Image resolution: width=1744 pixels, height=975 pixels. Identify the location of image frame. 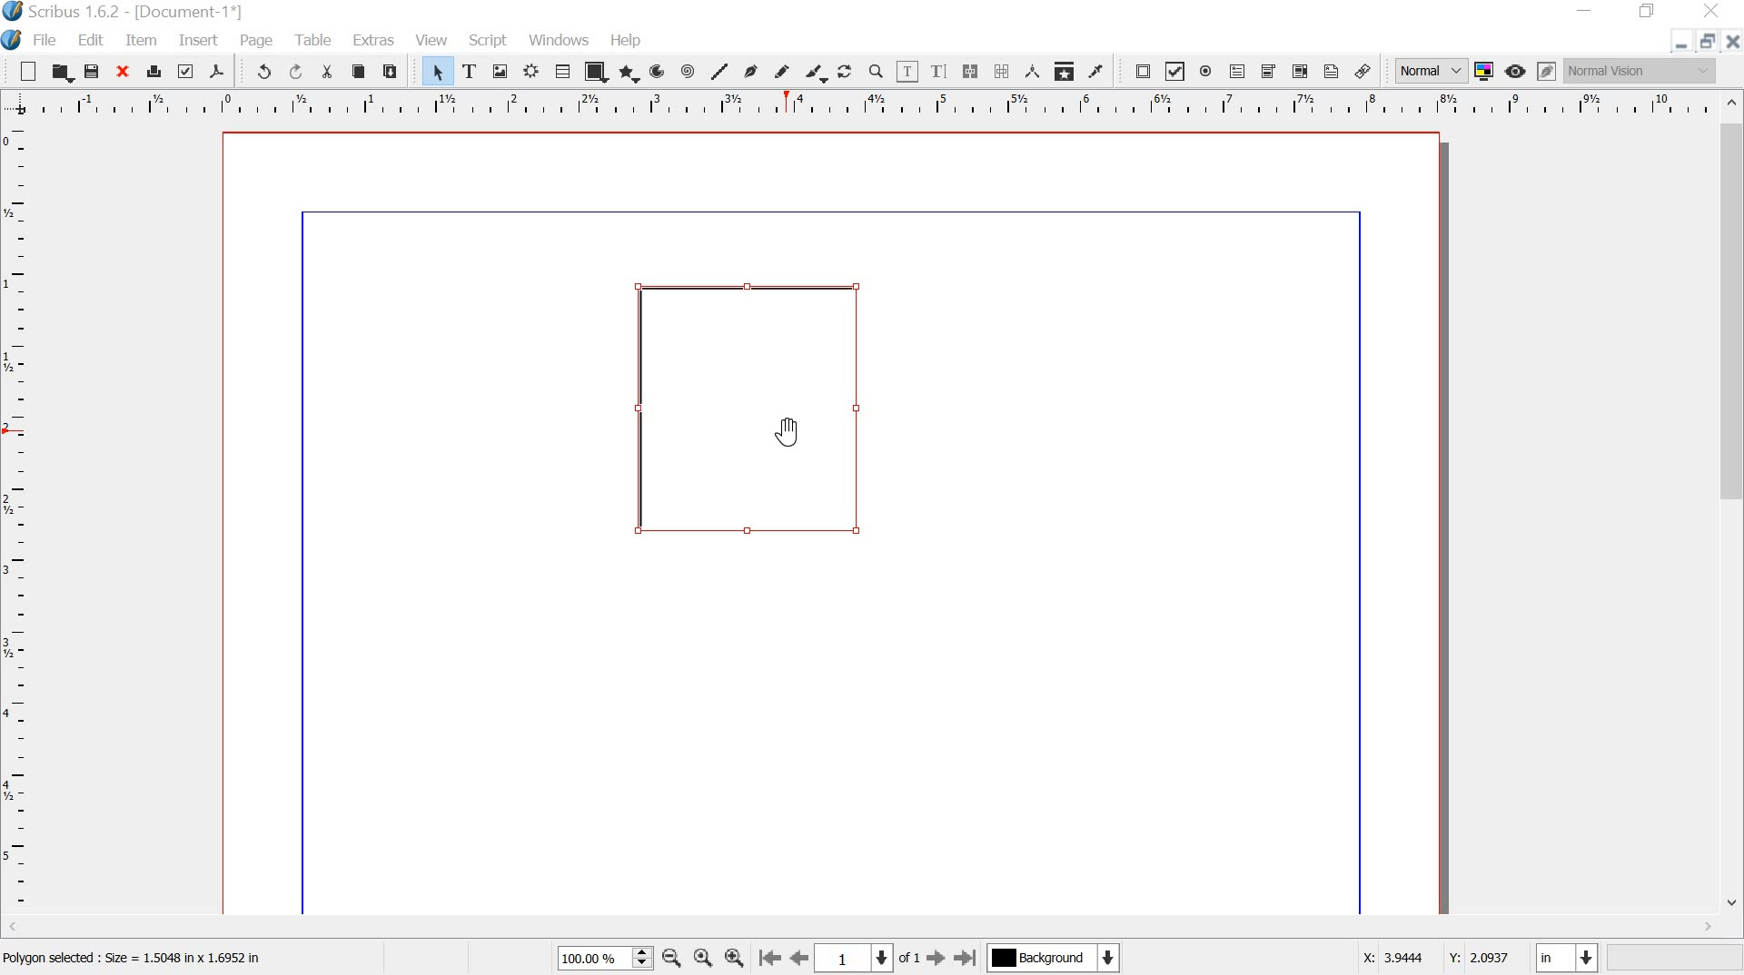
(503, 73).